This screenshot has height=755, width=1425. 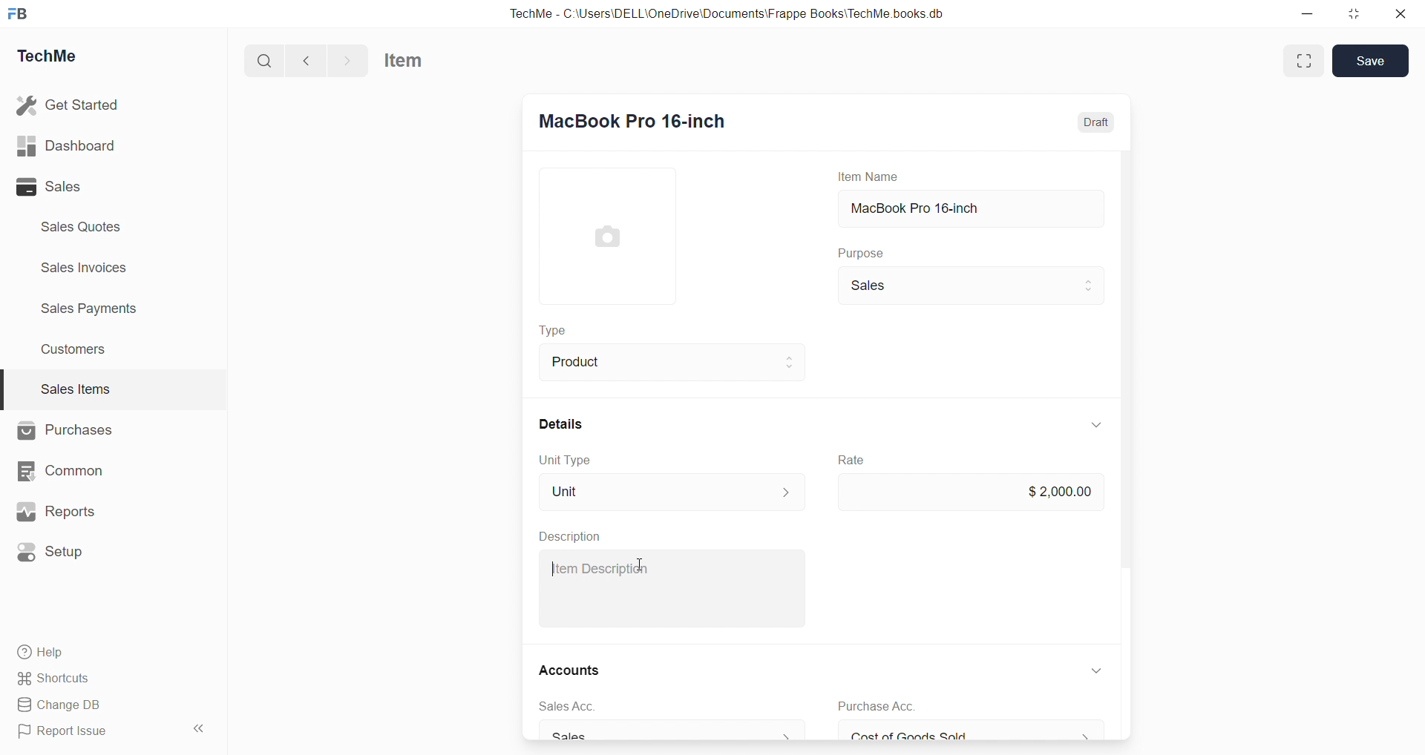 What do you see at coordinates (606, 236) in the screenshot?
I see `image` at bounding box center [606, 236].